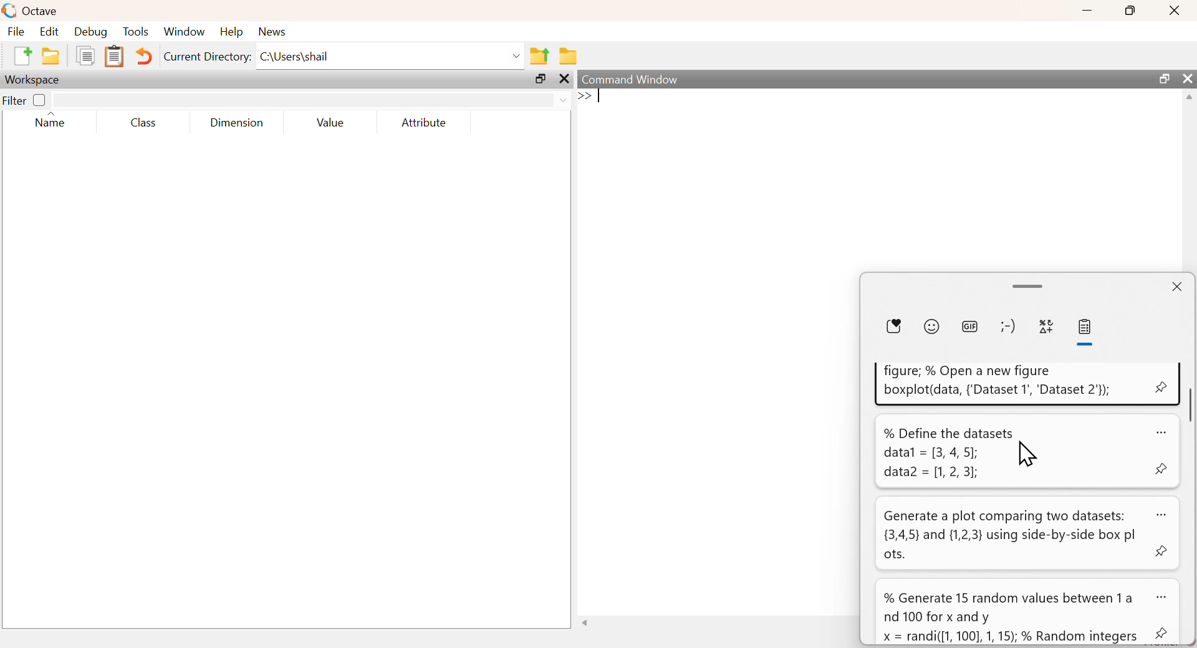  What do you see at coordinates (946, 454) in the screenshot?
I see `% Define the datasets
datal = [3, 4, 5];
data2 = [1, 2, 3];` at bounding box center [946, 454].